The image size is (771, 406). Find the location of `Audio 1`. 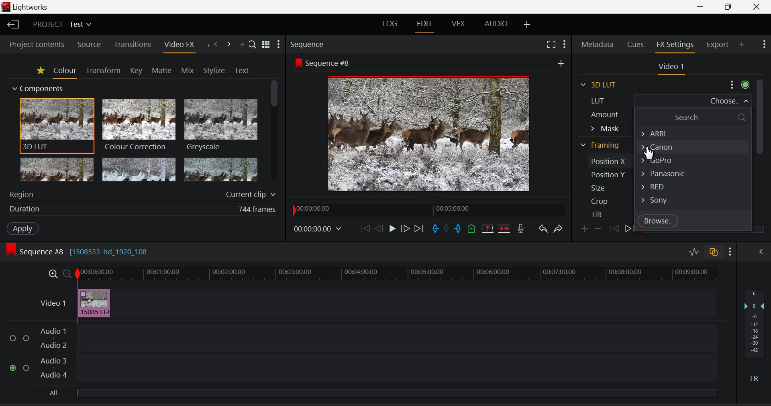

Audio 1 is located at coordinates (55, 331).